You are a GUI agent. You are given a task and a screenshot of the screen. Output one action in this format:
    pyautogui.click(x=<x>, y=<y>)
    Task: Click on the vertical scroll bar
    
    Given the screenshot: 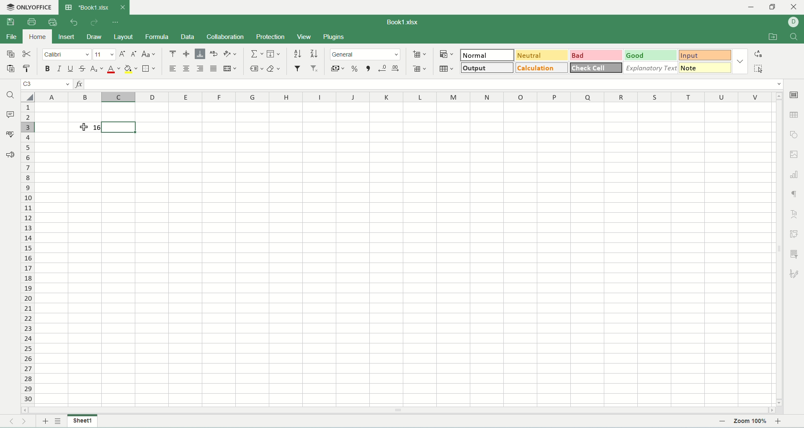 What is the action you would take?
    pyautogui.click(x=779, y=249)
    